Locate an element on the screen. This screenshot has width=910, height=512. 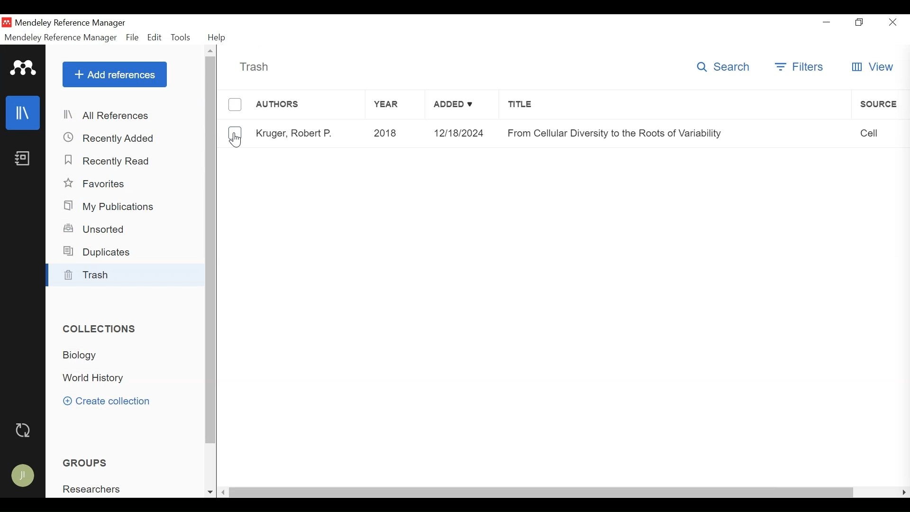
Recently Read is located at coordinates (108, 161).